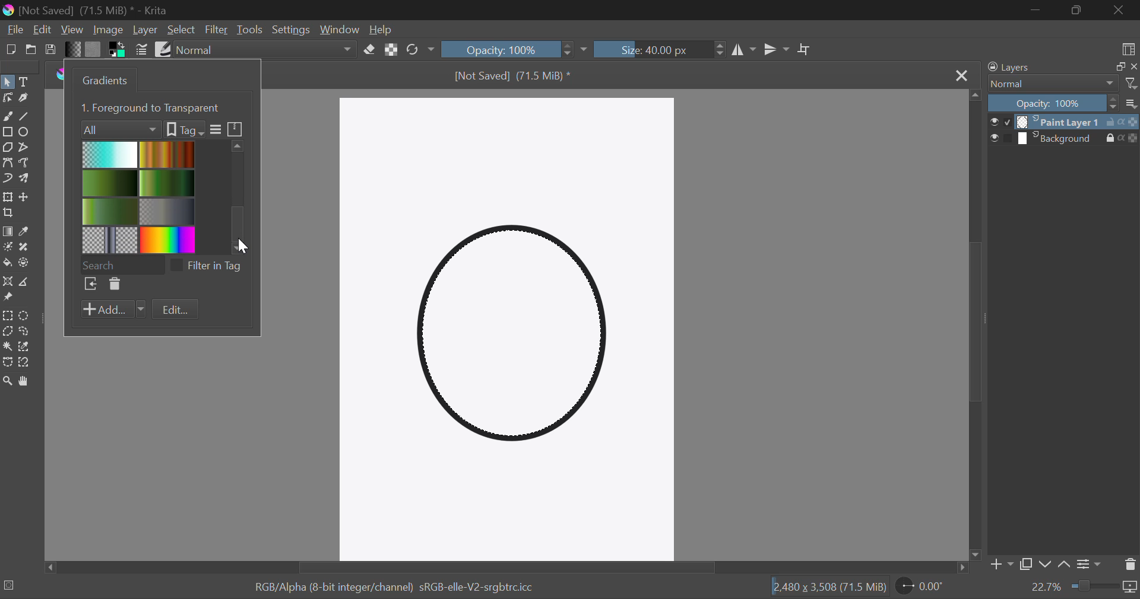 Image resolution: width=1140 pixels, height=599 pixels. I want to click on actions, so click(1122, 138).